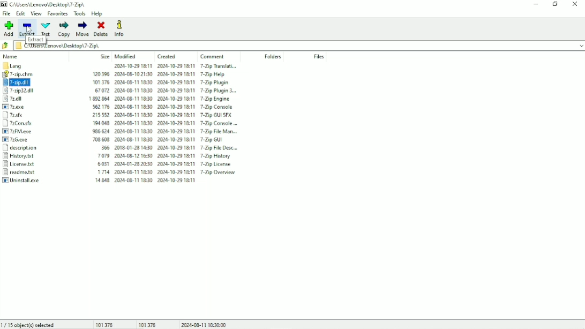  I want to click on 366 2018-01-28 1430 2024-10-29 1&11 7-Zip File Desc..., so click(165, 148).